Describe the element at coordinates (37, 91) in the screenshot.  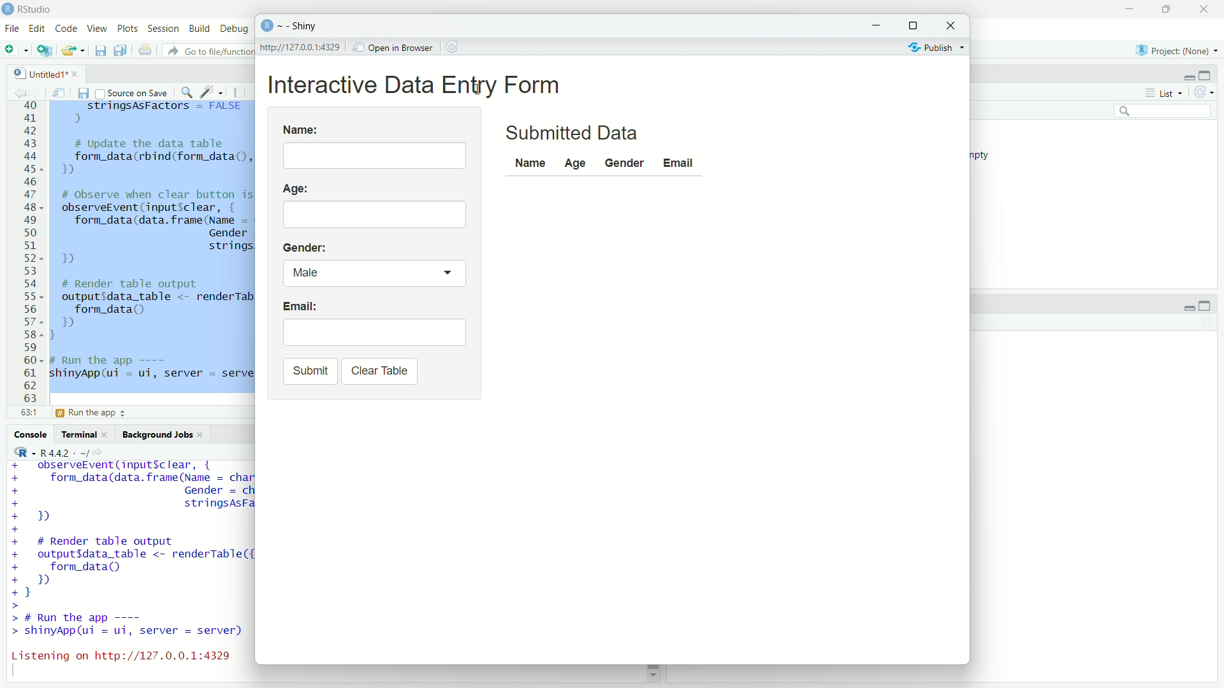
I see `go forward to the next source location` at that location.